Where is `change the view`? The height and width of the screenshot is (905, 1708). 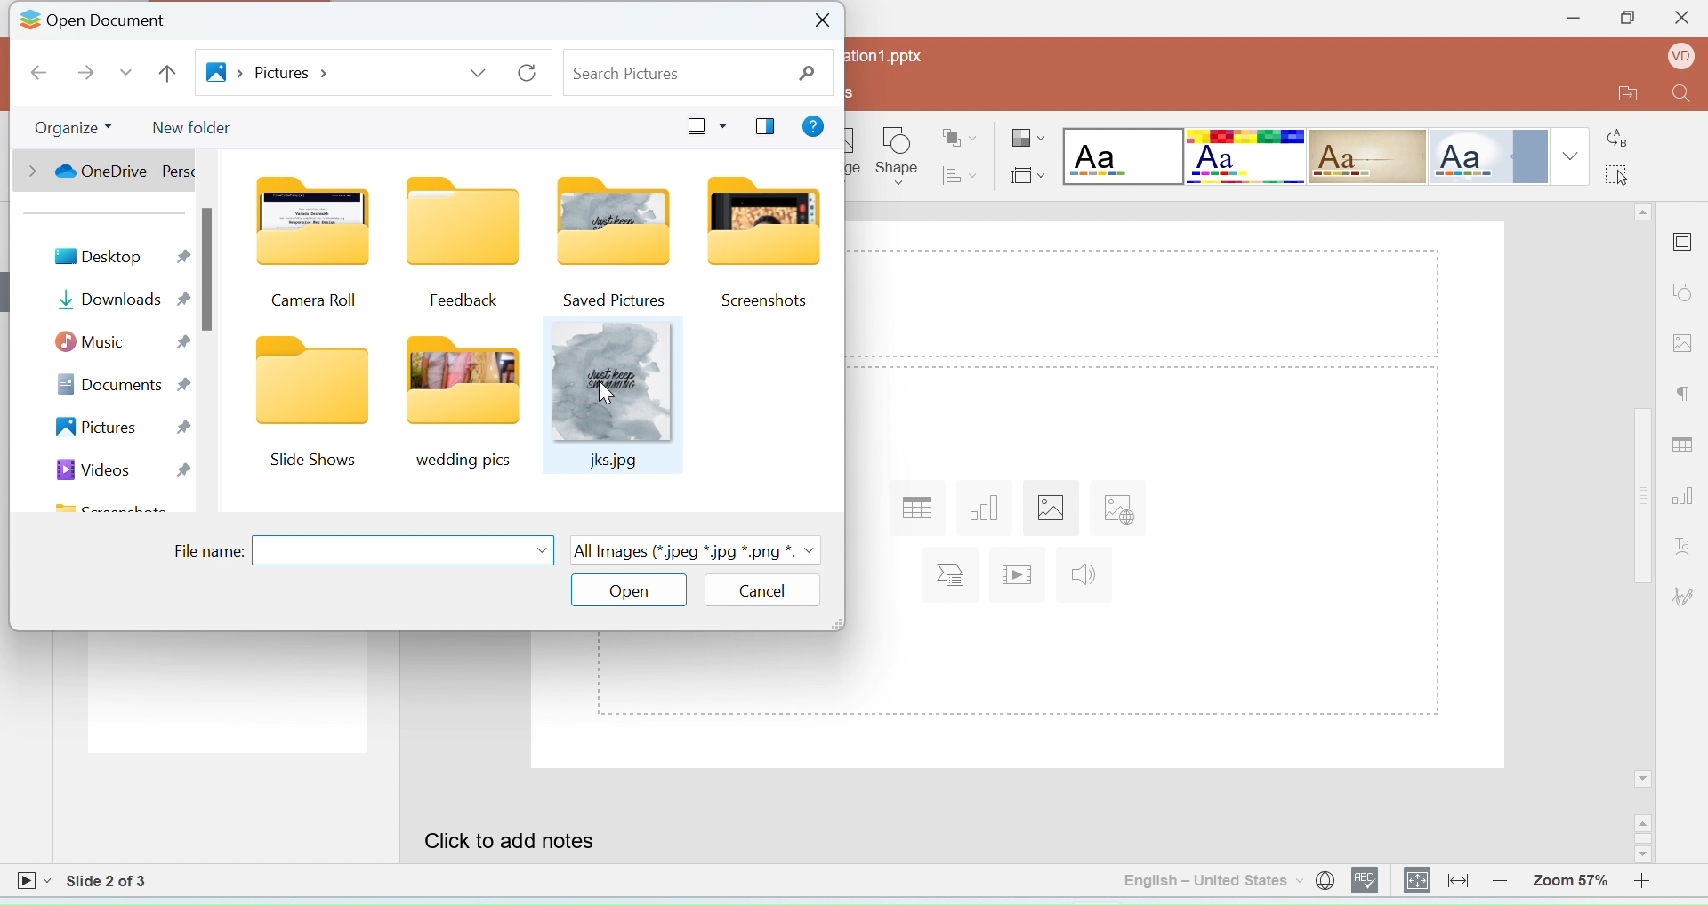
change the view is located at coordinates (703, 126).